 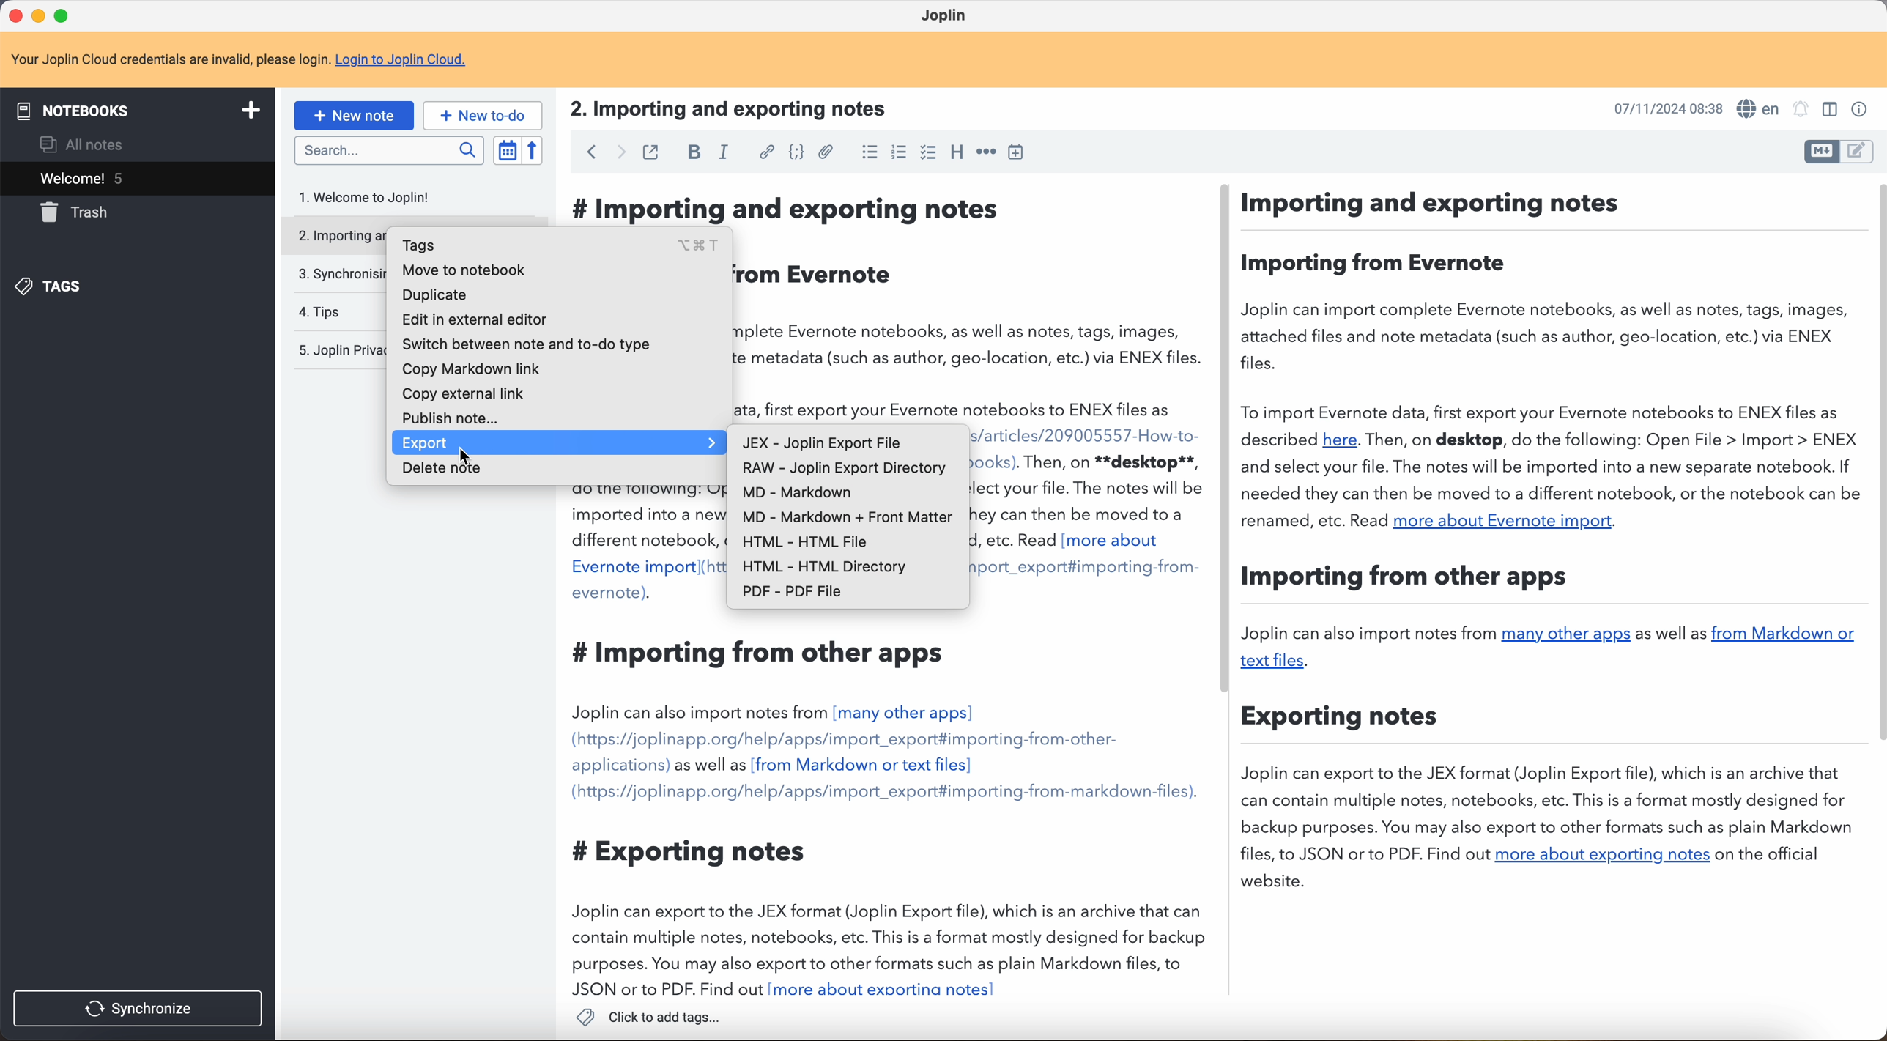 I want to click on new to-do, so click(x=485, y=115).